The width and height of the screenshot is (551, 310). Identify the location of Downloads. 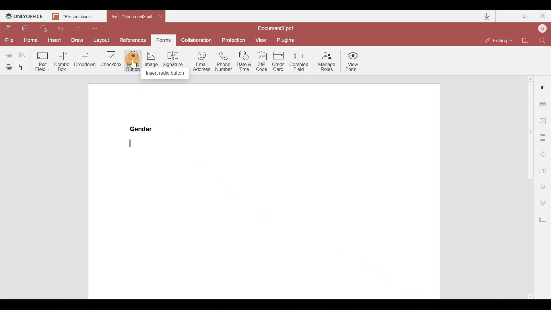
(484, 15).